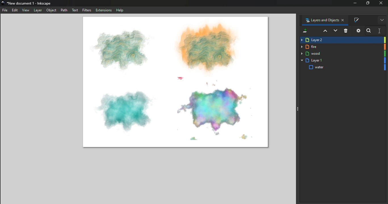 The height and width of the screenshot is (204, 388). Describe the element at coordinates (3, 3) in the screenshot. I see `app icon` at that location.